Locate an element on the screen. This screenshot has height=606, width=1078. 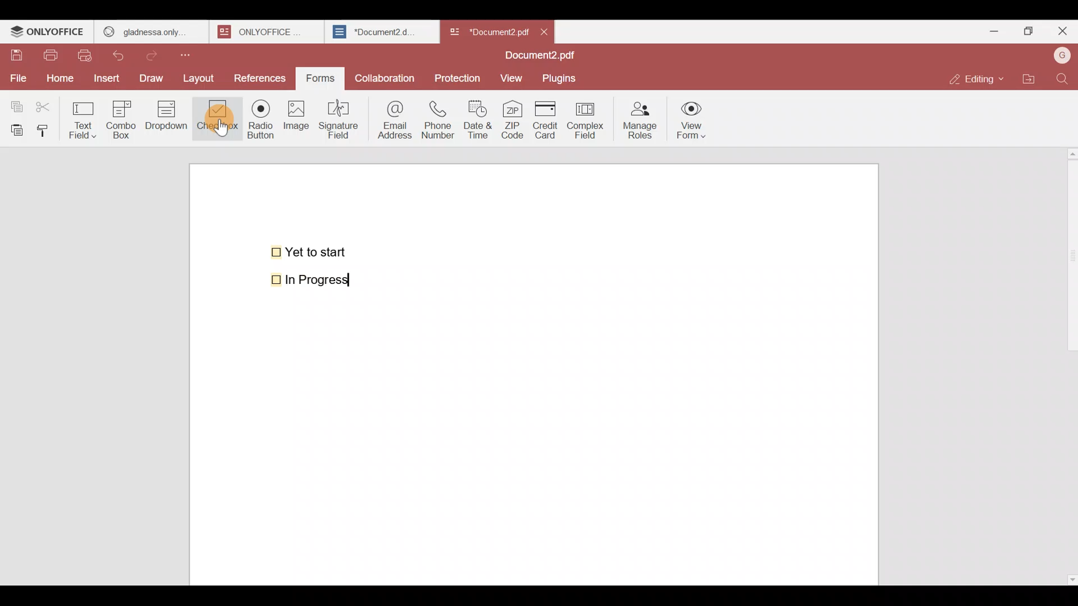
Scroll bar is located at coordinates (1068, 364).